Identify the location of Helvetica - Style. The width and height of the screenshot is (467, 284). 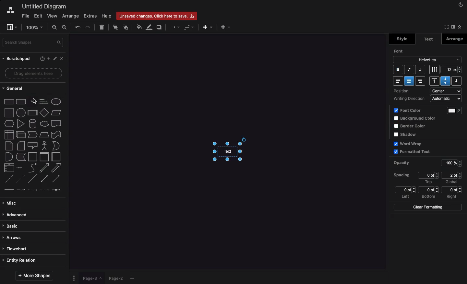
(427, 60).